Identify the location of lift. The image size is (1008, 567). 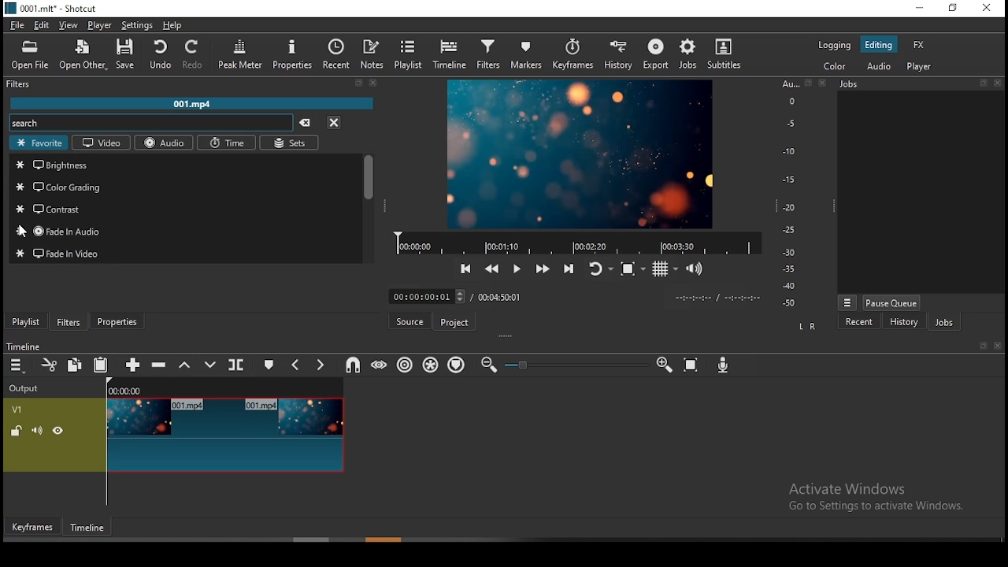
(187, 366).